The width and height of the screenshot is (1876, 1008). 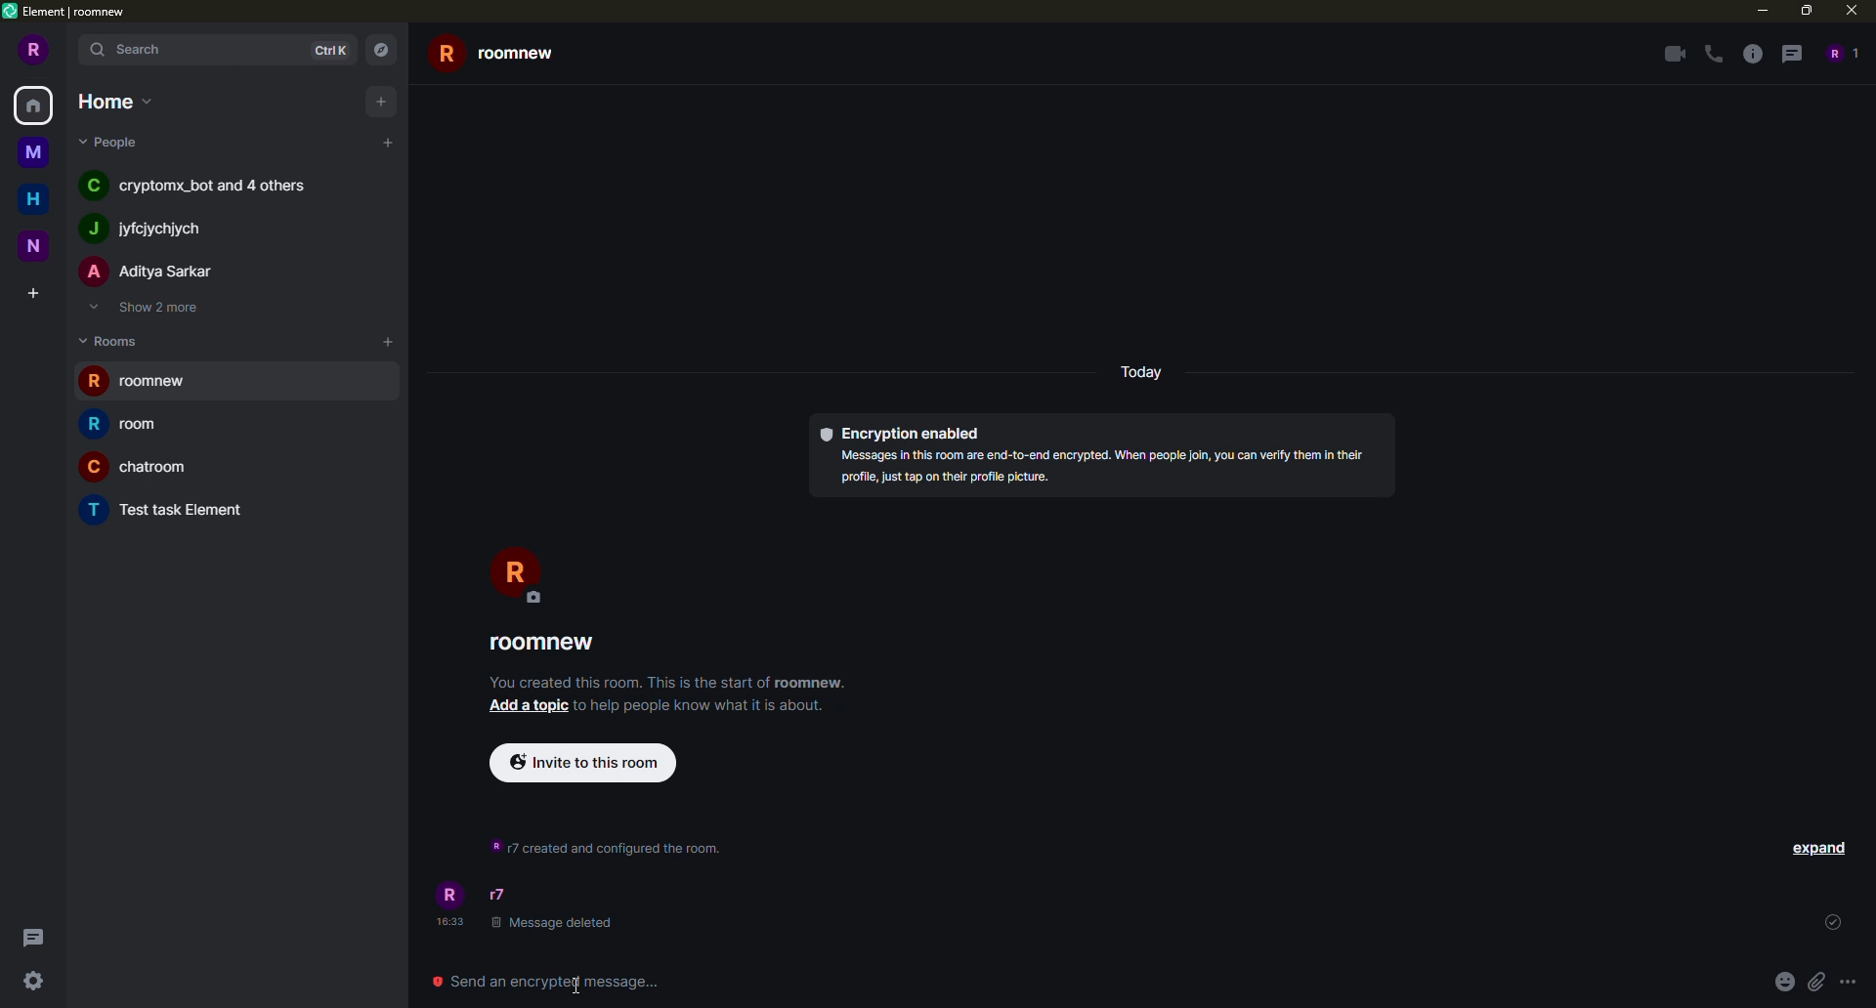 I want to click on space, so click(x=33, y=245).